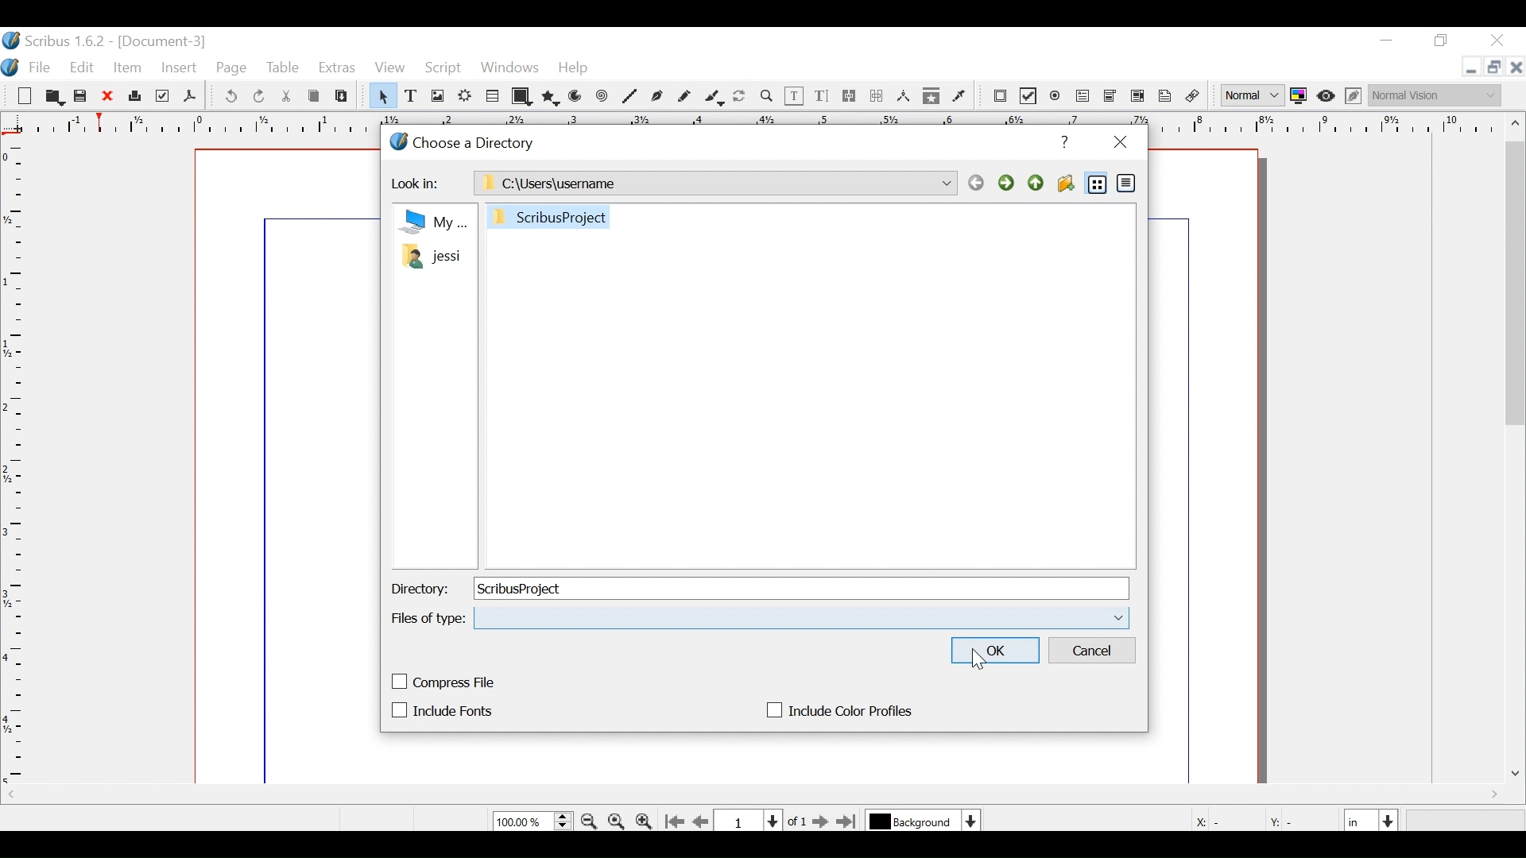 The image size is (1526, 858). I want to click on Table, so click(284, 69).